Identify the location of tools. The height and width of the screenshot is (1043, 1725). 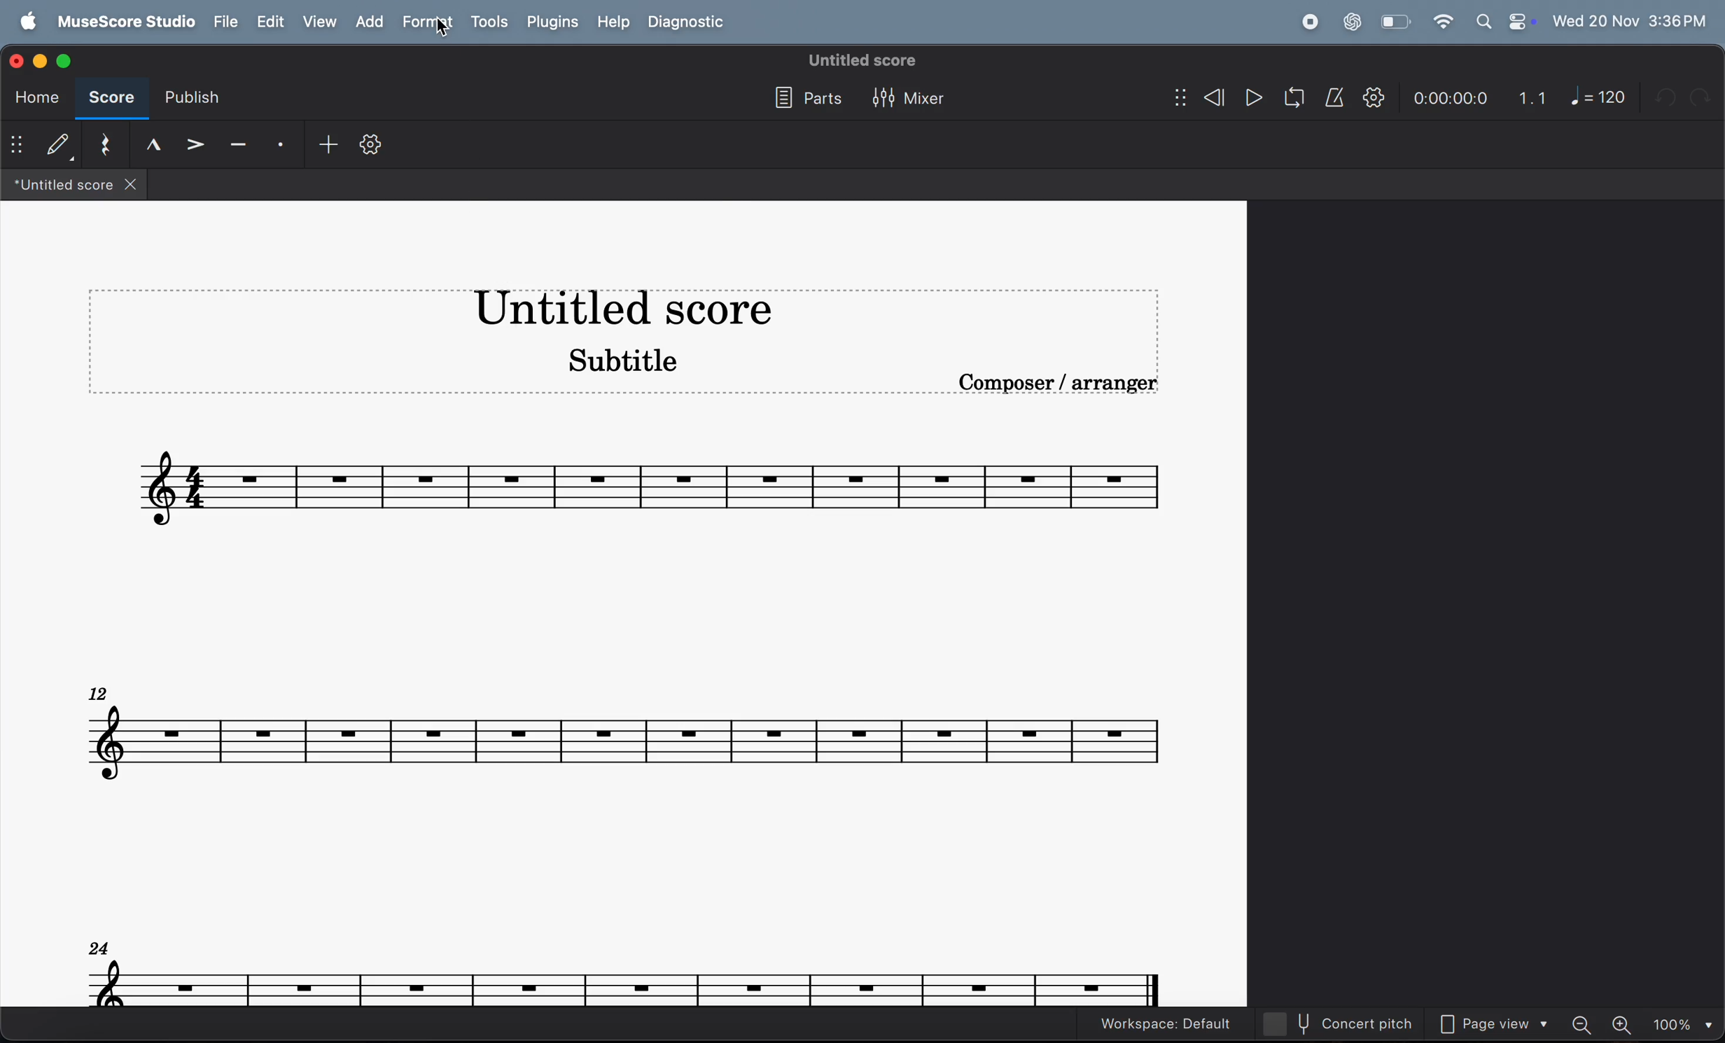
(489, 23).